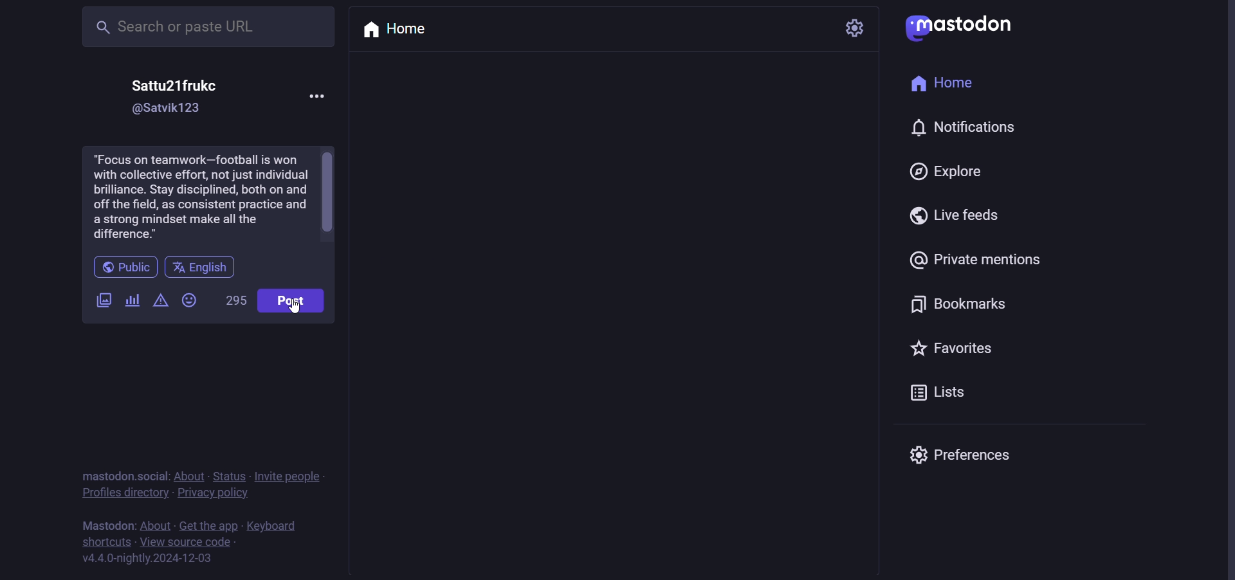  What do you see at coordinates (955, 215) in the screenshot?
I see `live feeds` at bounding box center [955, 215].